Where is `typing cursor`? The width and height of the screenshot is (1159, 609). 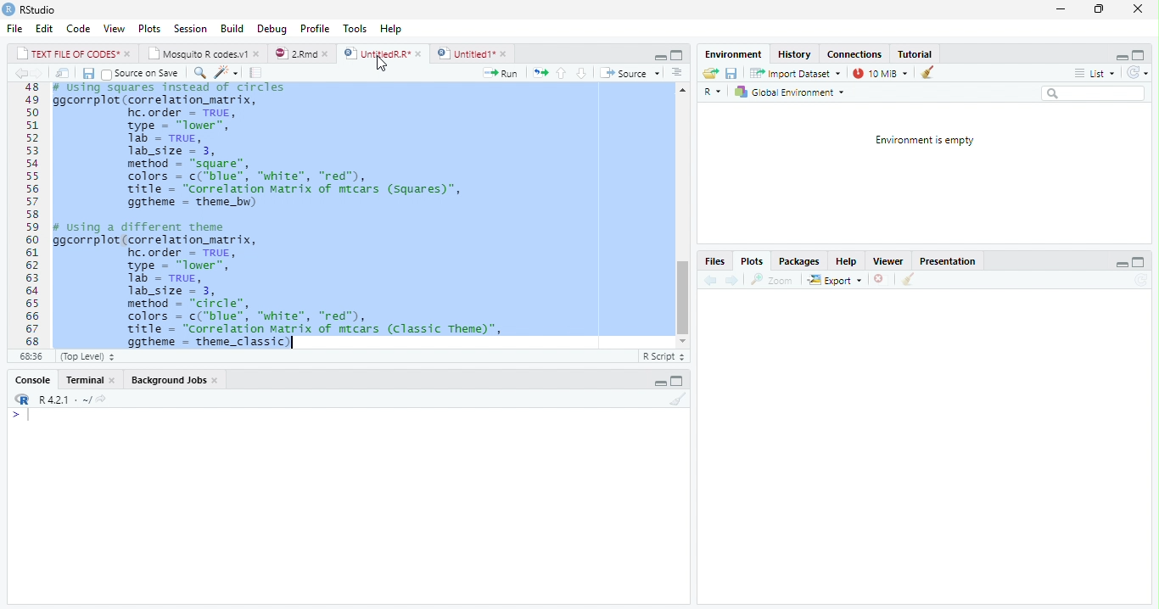
typing cursor is located at coordinates (22, 417).